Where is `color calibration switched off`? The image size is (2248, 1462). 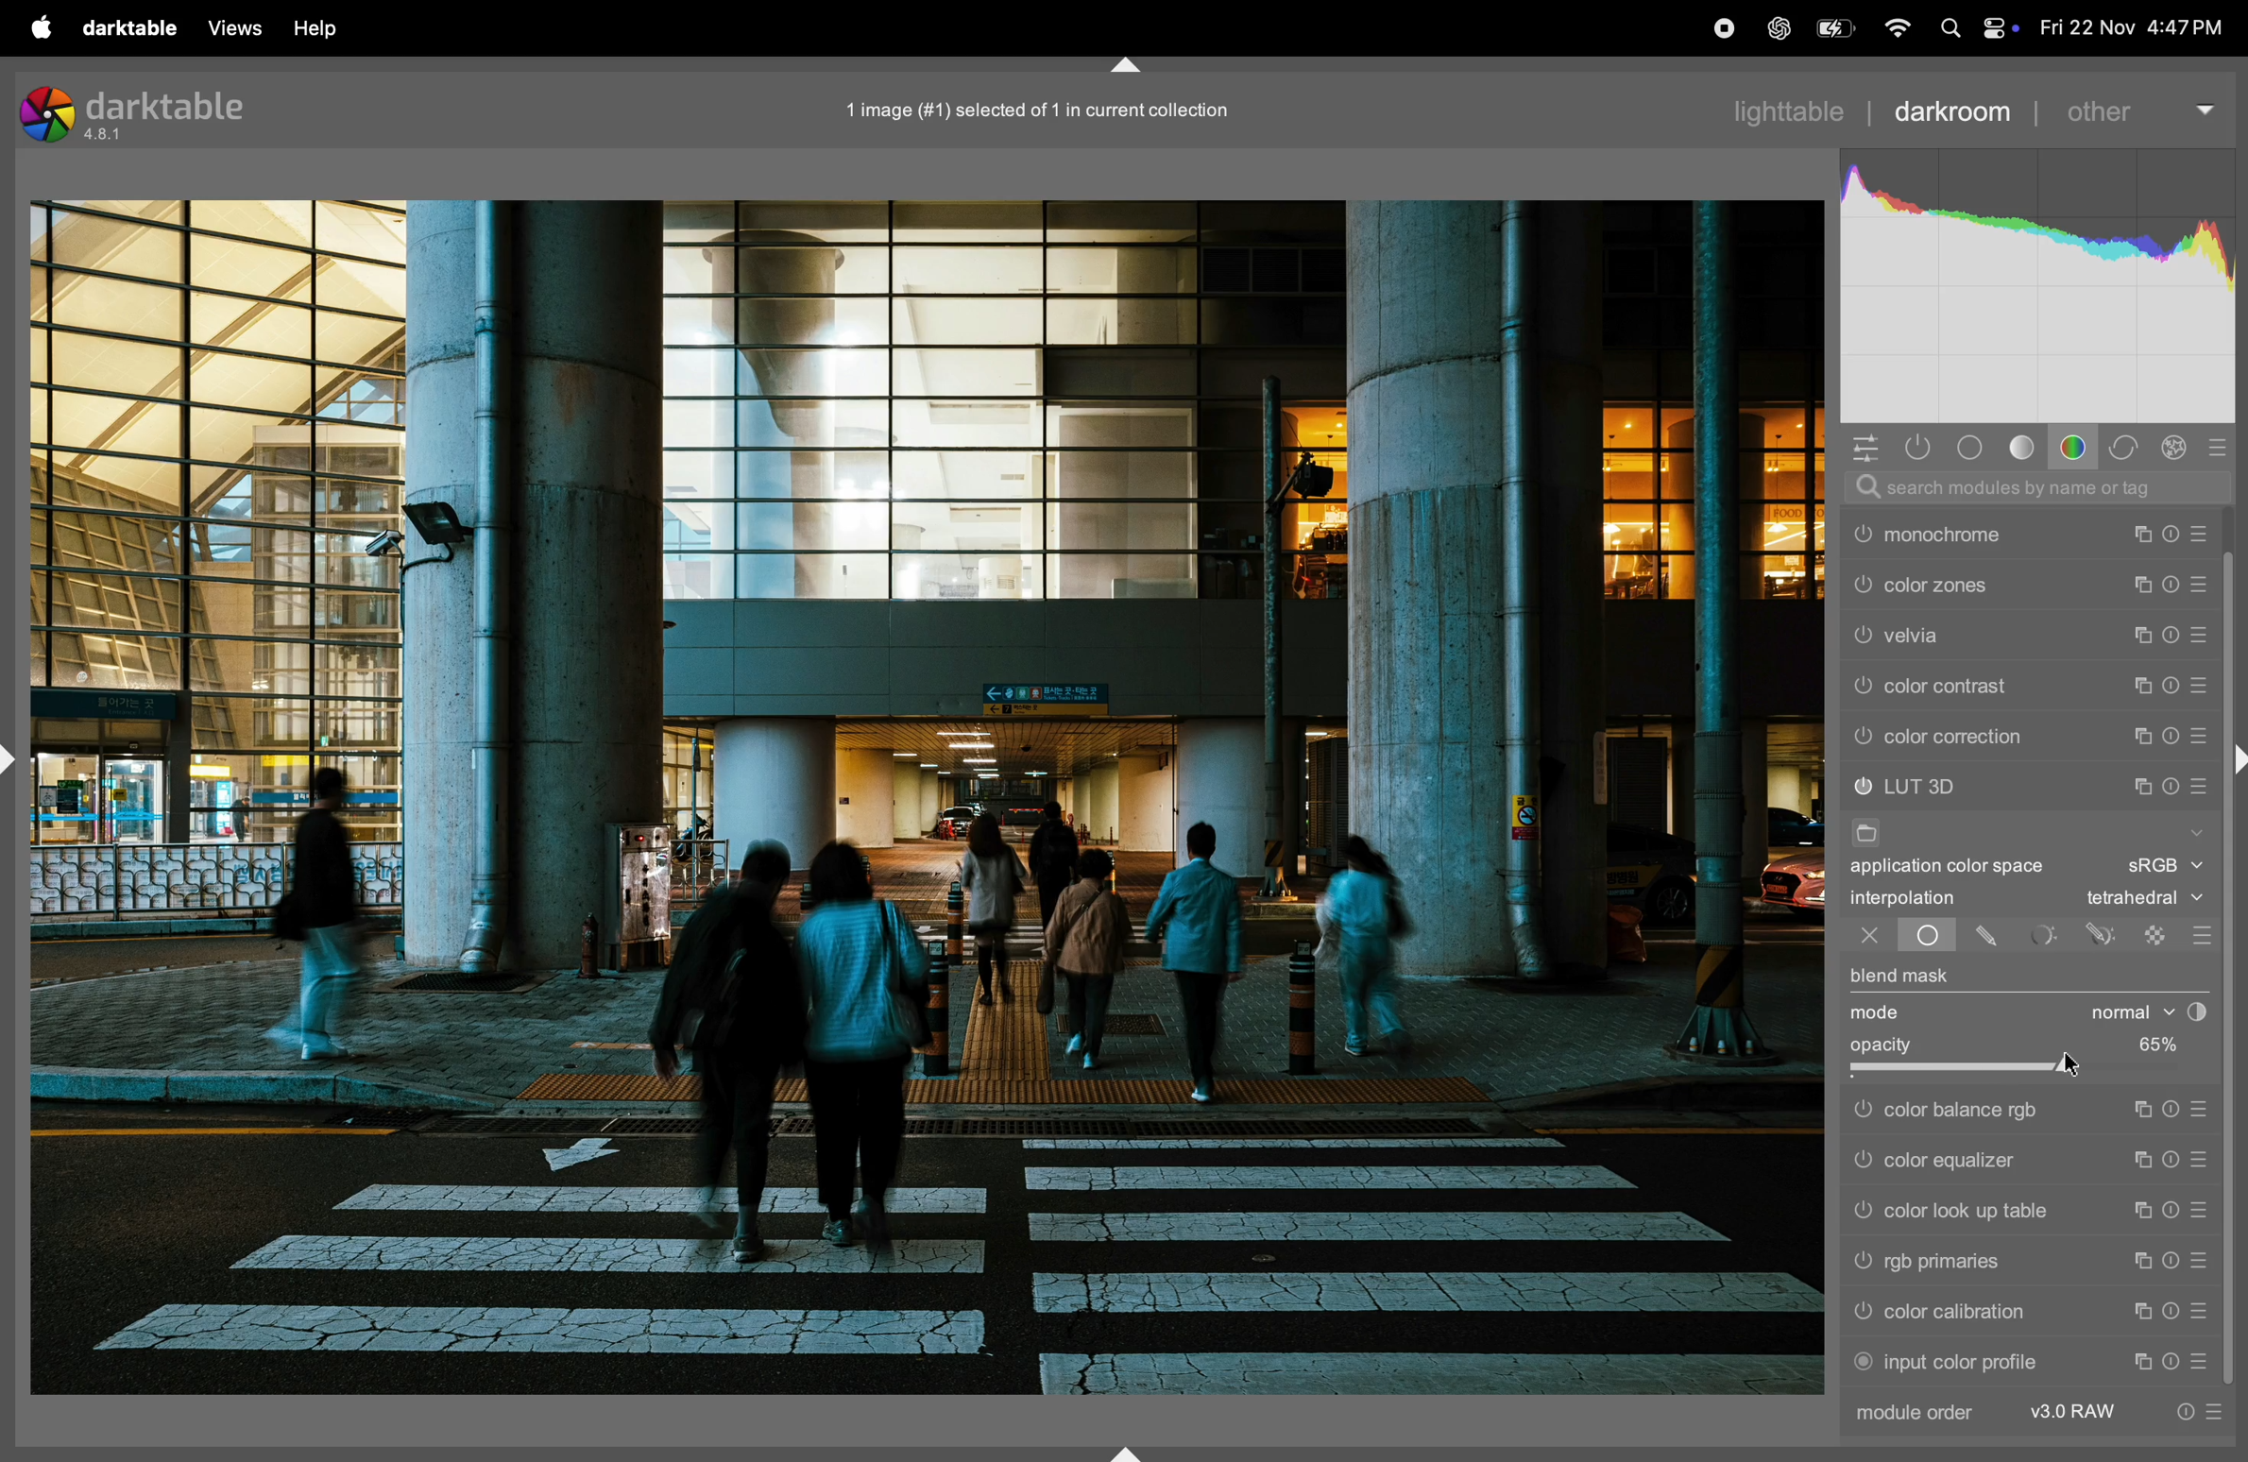
color calibration switched off is located at coordinates (1866, 1314).